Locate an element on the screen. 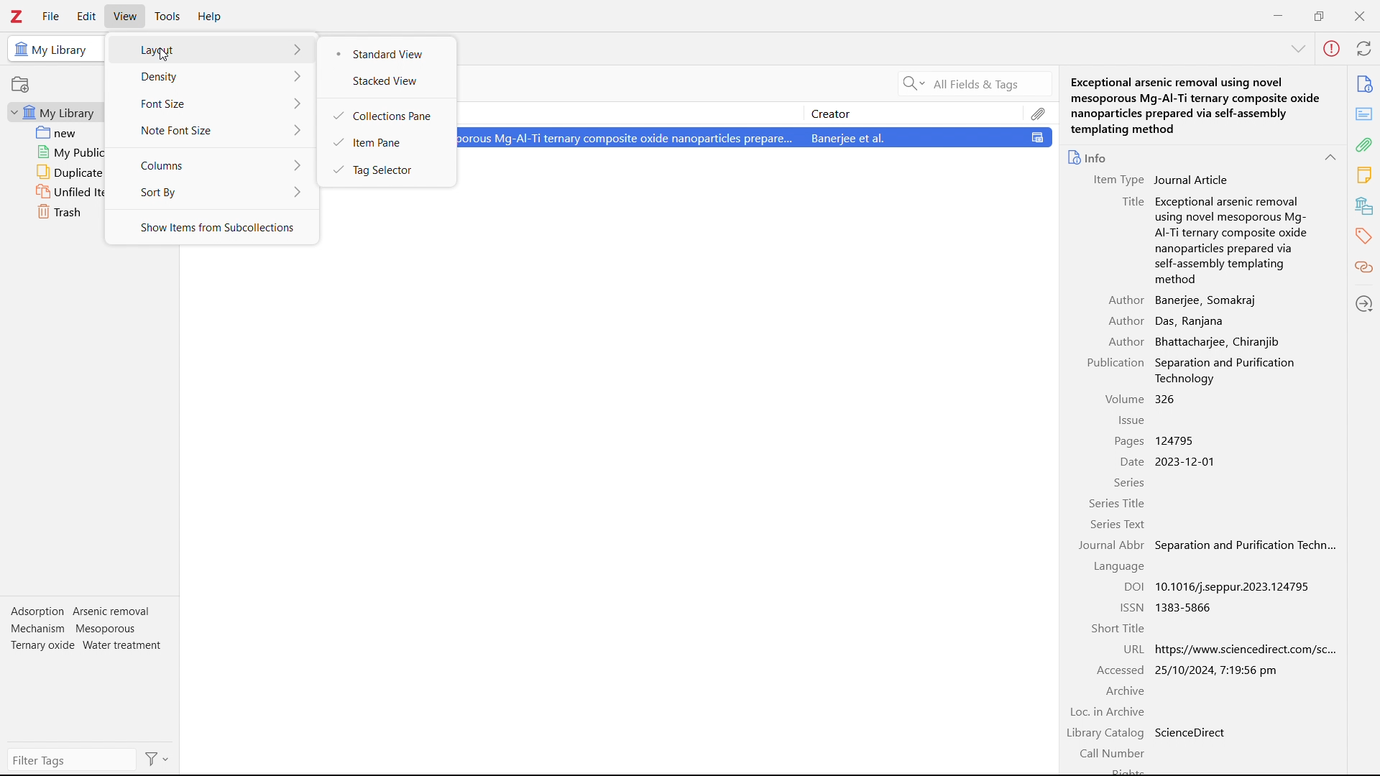  info is located at coordinates (1366, 84).